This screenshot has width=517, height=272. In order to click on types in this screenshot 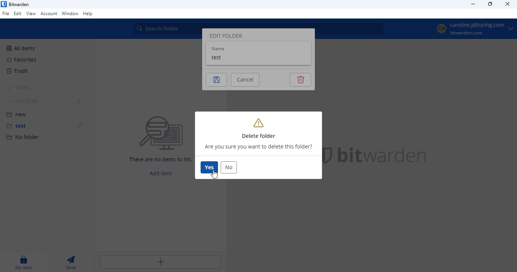, I will do `click(18, 88)`.